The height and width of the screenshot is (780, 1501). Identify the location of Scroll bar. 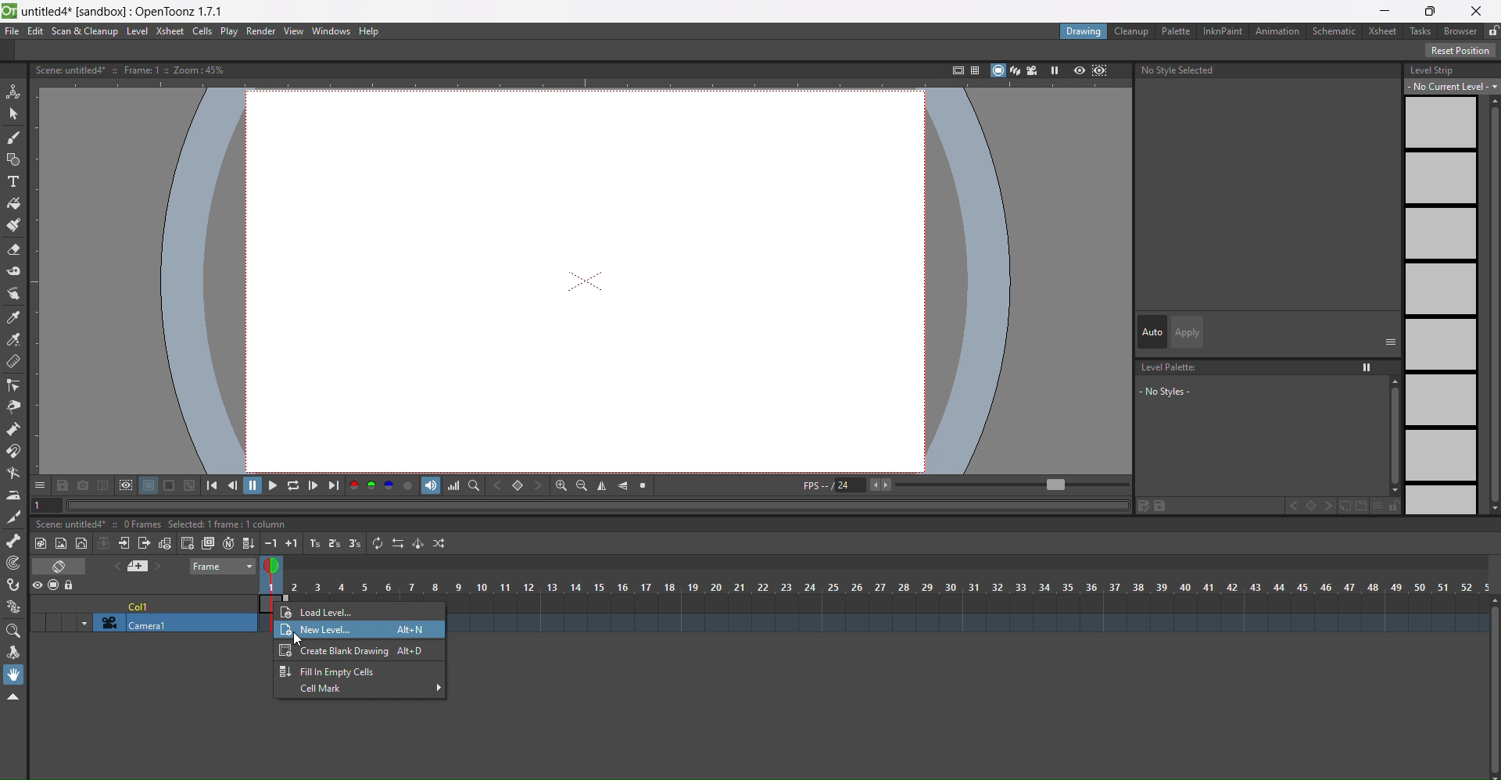
(1492, 688).